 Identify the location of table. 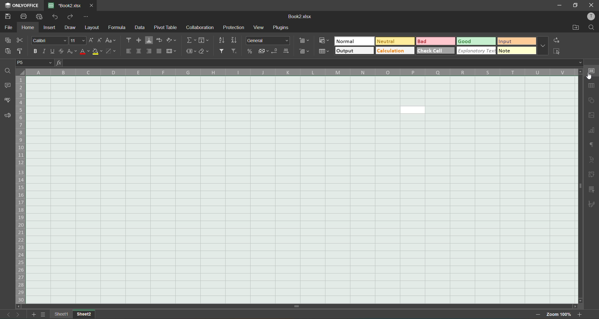
(592, 86).